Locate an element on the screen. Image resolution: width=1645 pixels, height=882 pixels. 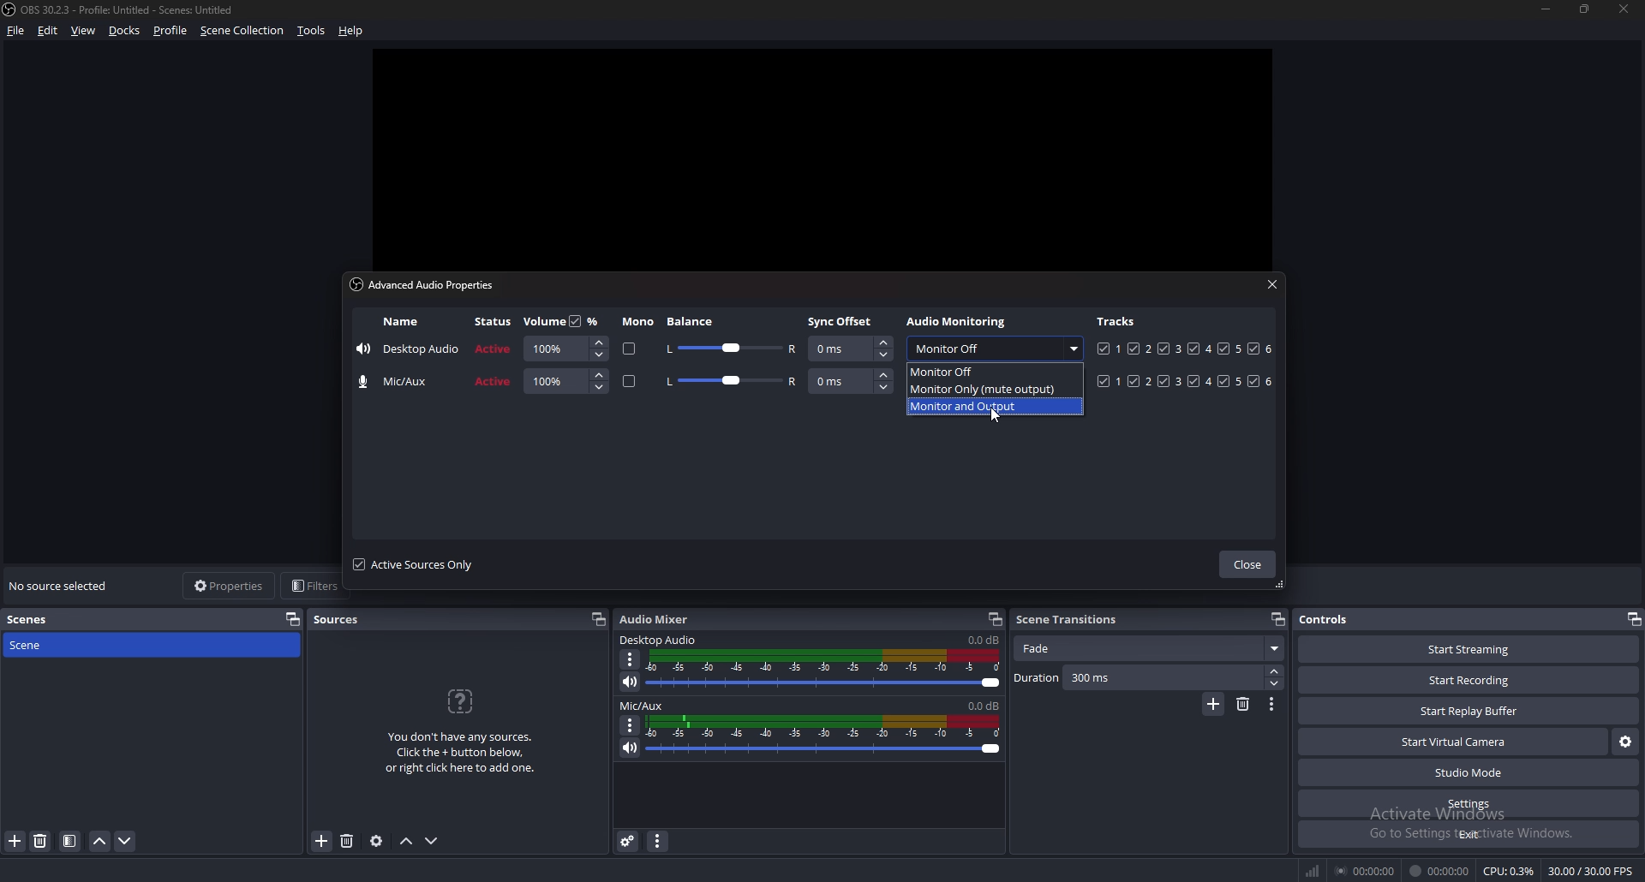
edit is located at coordinates (50, 30).